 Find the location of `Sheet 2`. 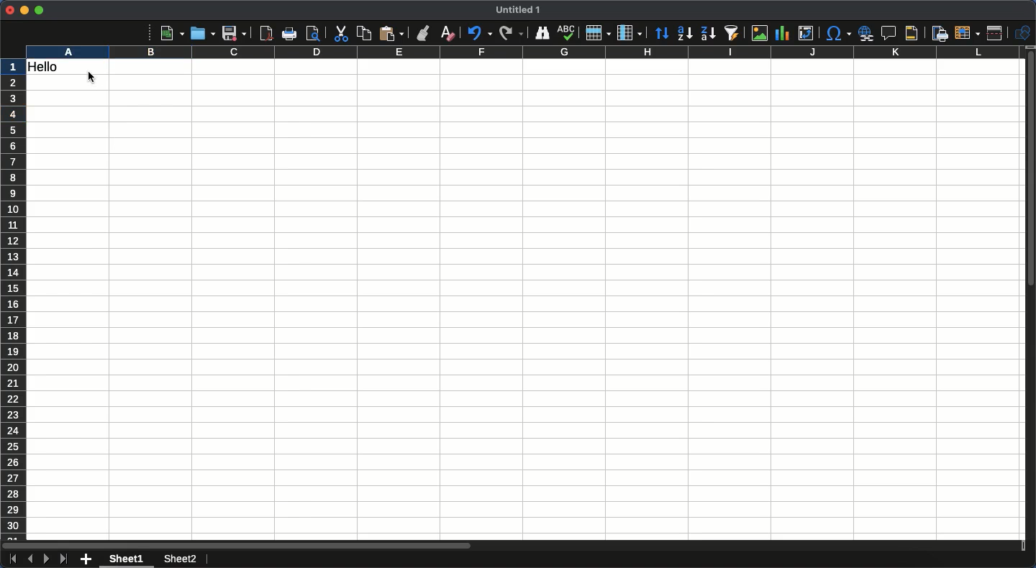

Sheet 2 is located at coordinates (178, 560).